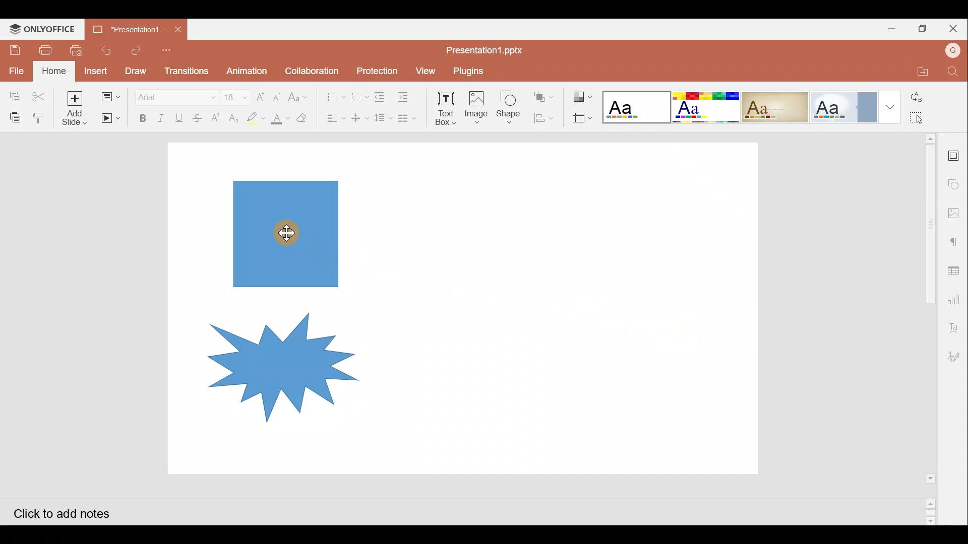  Describe the element at coordinates (843, 106) in the screenshot. I see `Official` at that location.